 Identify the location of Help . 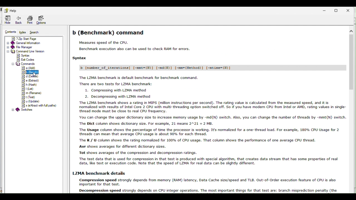
(10, 10).